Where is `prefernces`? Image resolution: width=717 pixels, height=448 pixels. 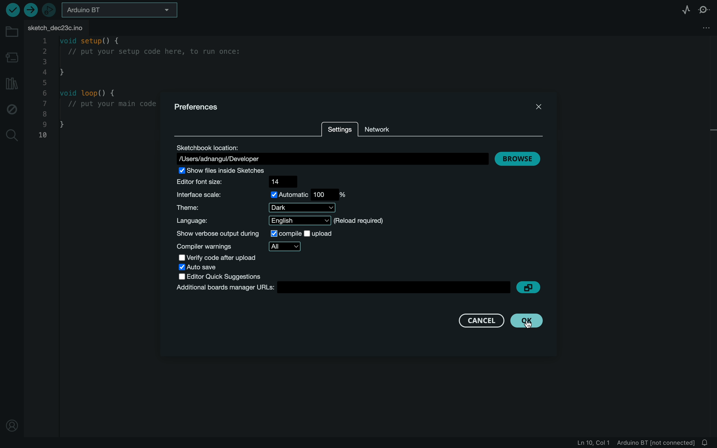 prefernces is located at coordinates (202, 108).